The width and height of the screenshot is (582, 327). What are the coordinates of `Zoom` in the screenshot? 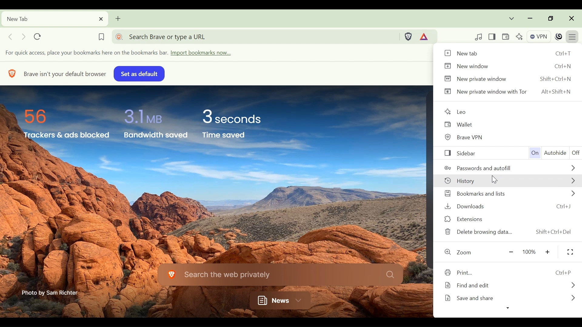 It's located at (462, 253).